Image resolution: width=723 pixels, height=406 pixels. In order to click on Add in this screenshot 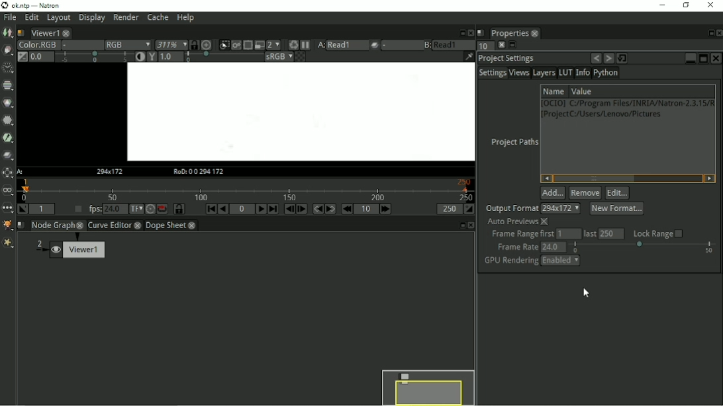, I will do `click(552, 192)`.